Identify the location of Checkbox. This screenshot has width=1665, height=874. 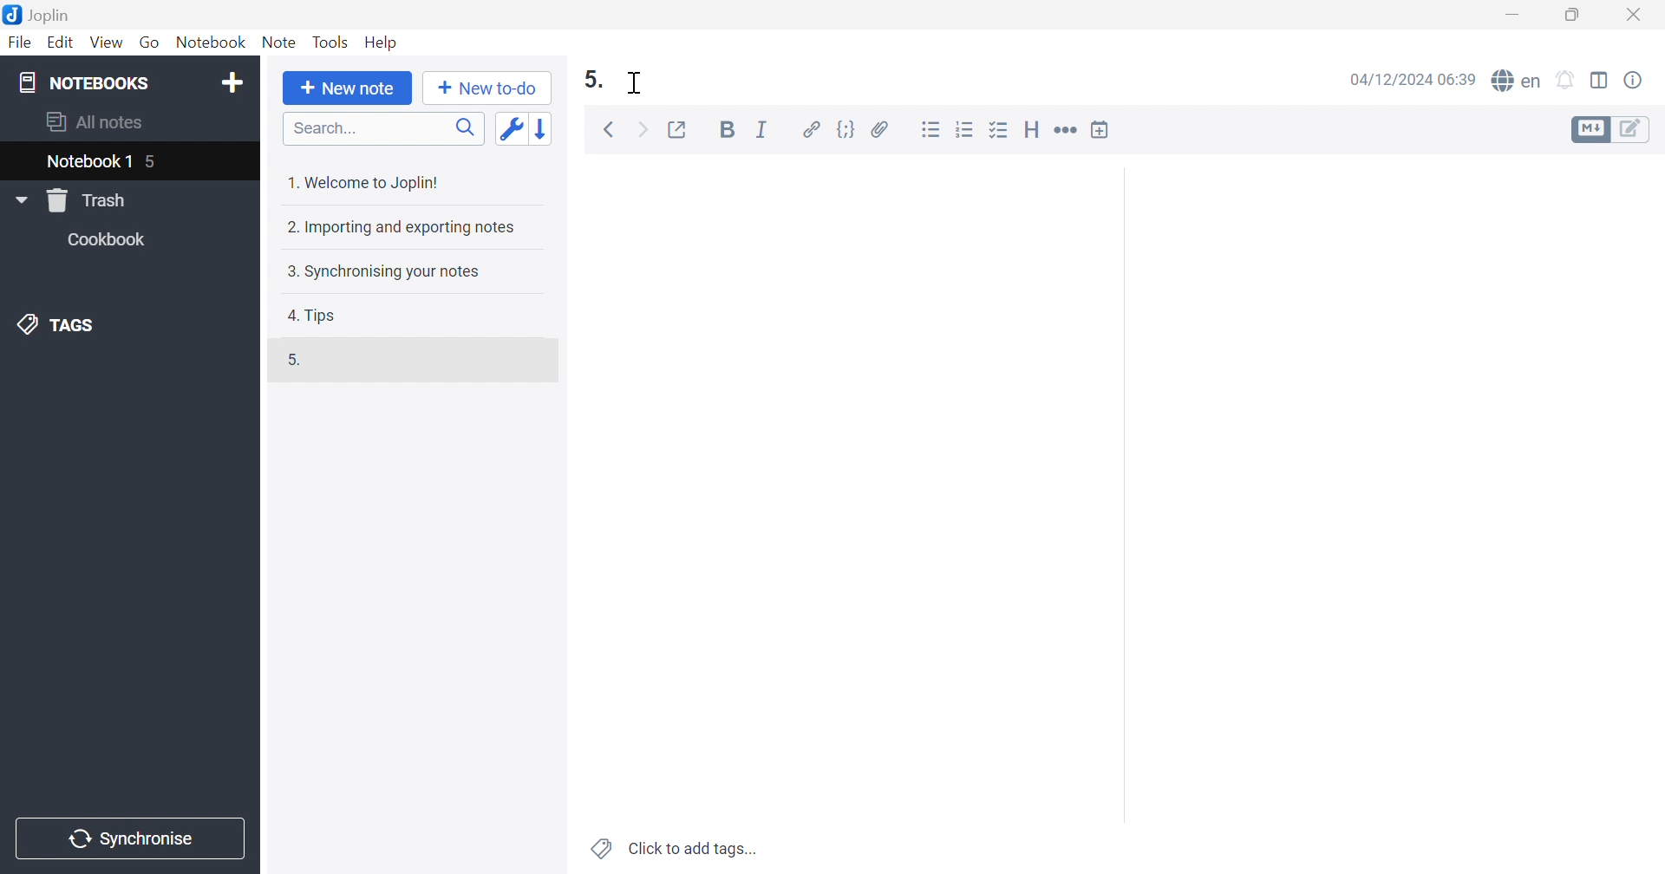
(1000, 131).